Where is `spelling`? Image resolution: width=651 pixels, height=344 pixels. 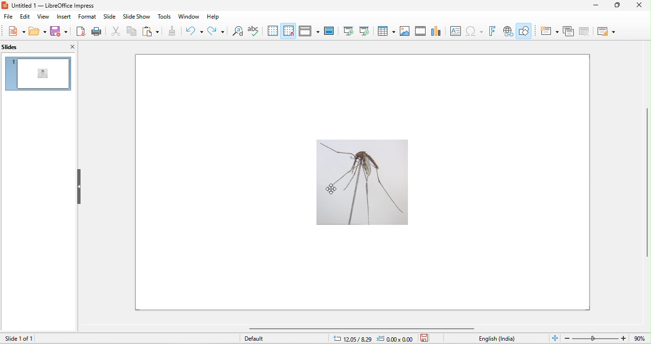 spelling is located at coordinates (254, 30).